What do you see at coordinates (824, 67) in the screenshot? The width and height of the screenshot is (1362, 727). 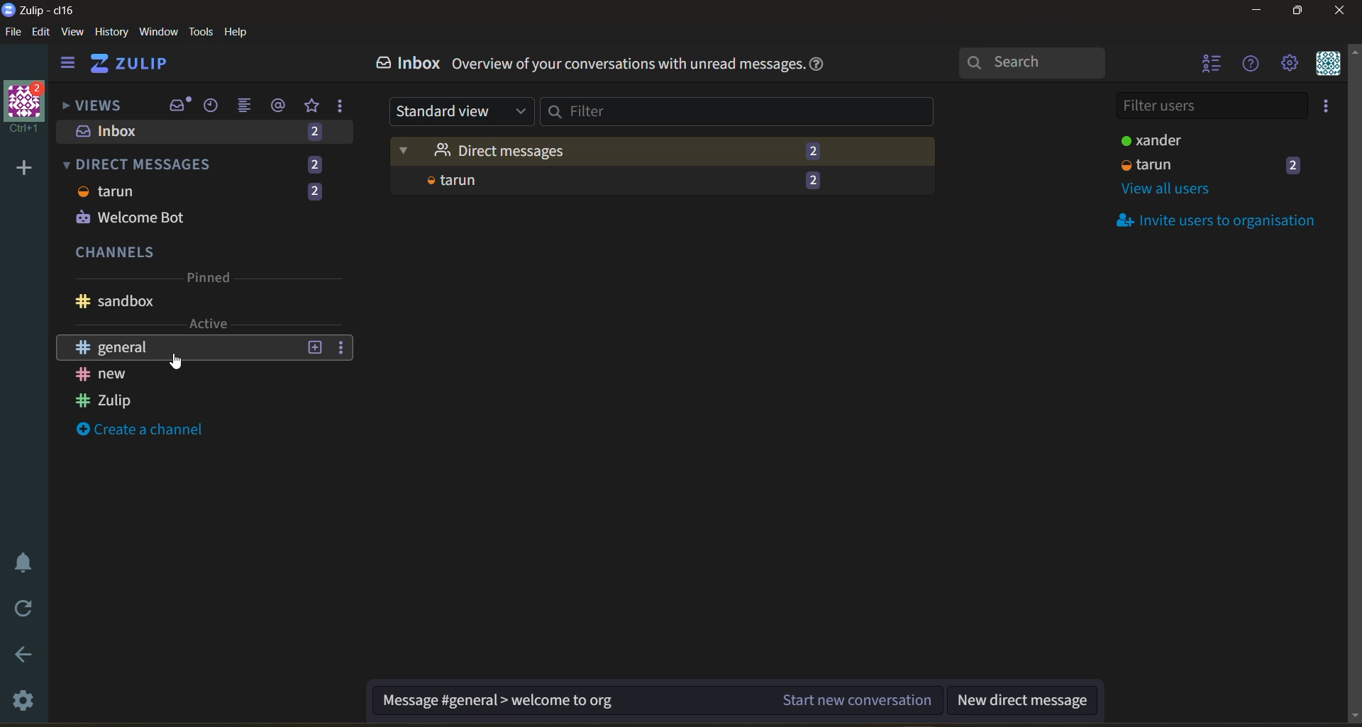 I see `help` at bounding box center [824, 67].